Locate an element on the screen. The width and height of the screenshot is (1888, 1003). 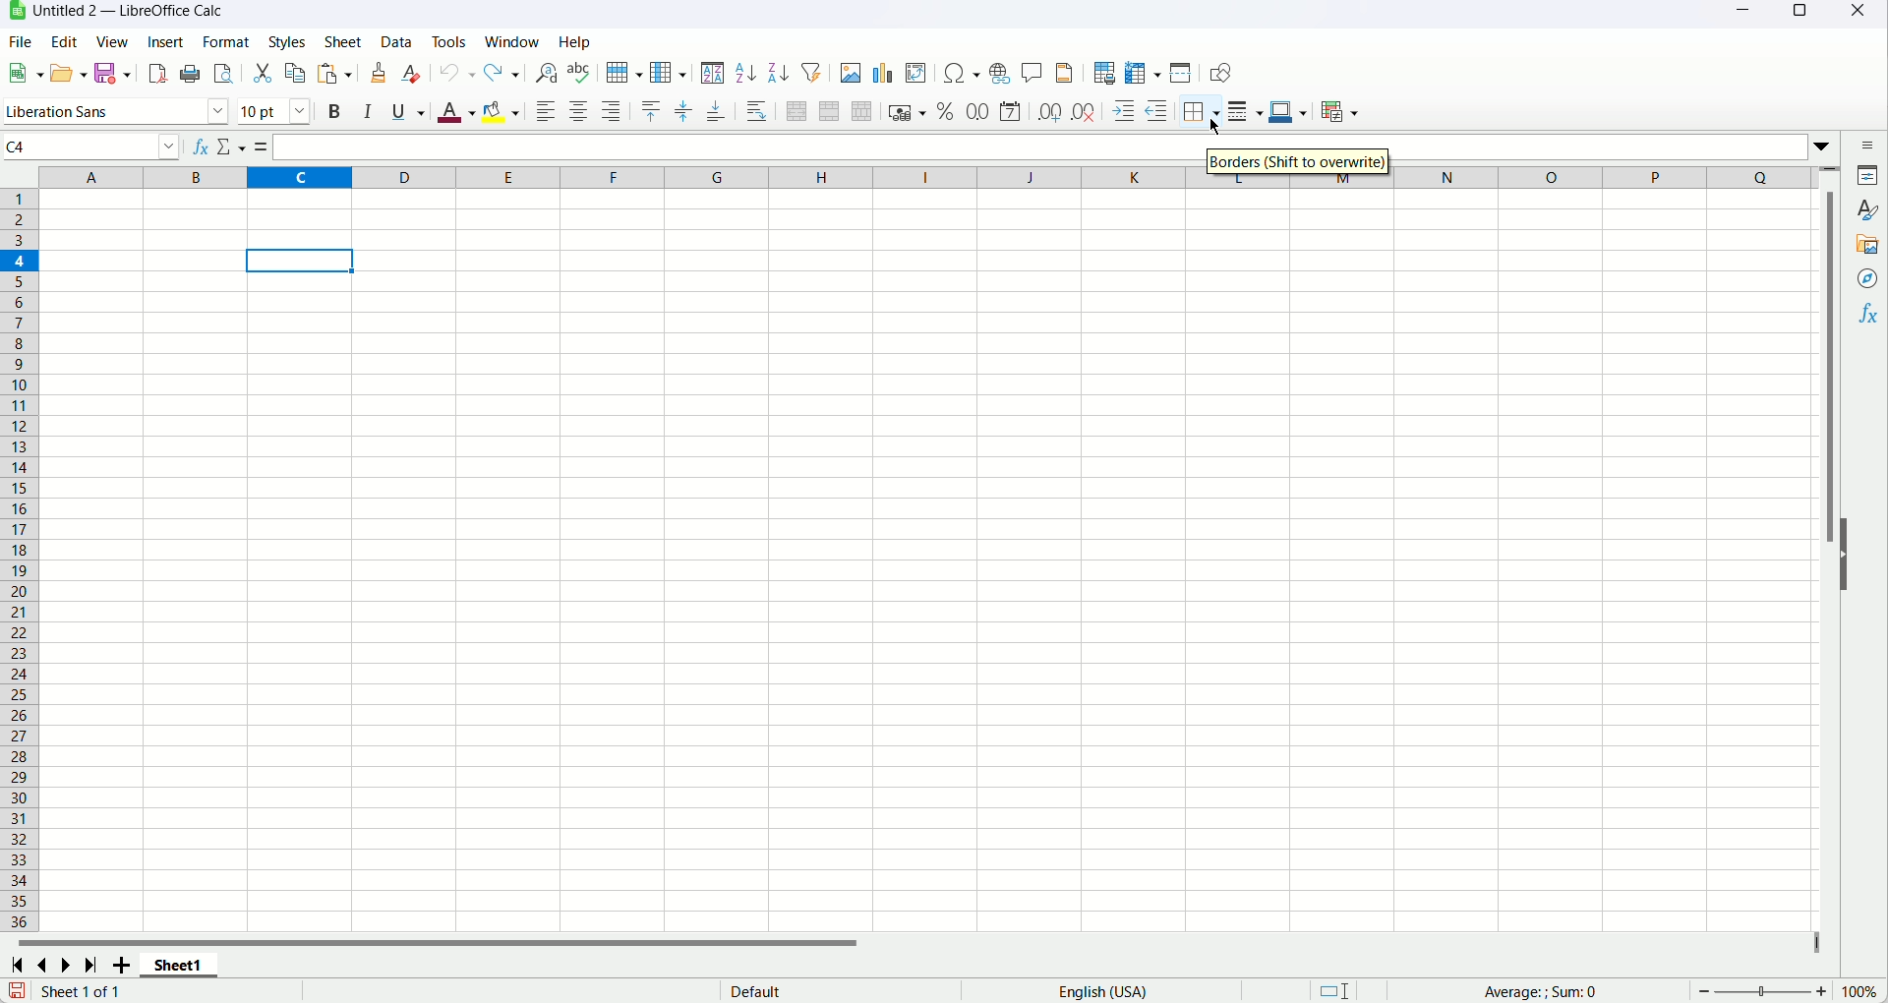
Sheet is located at coordinates (342, 42).